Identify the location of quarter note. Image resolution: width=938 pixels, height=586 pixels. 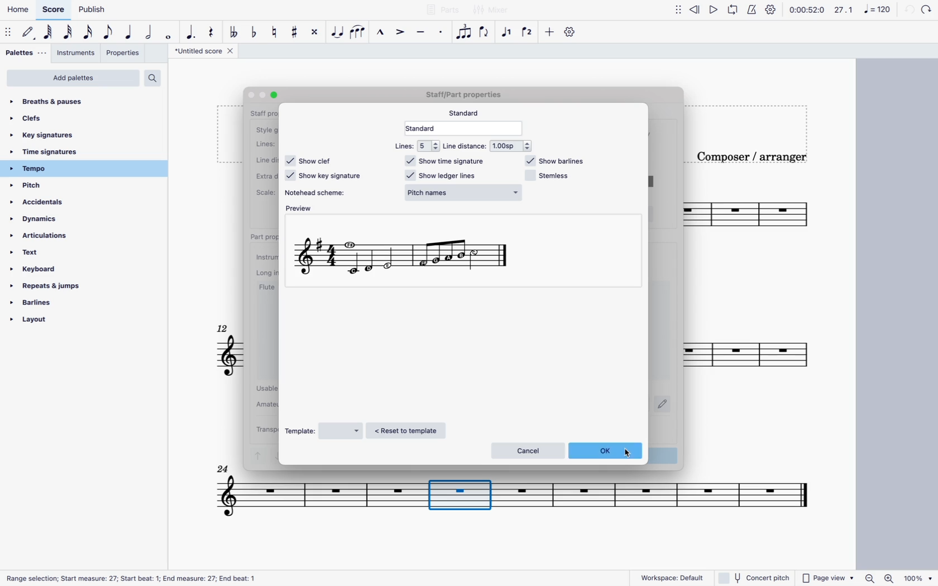
(130, 31).